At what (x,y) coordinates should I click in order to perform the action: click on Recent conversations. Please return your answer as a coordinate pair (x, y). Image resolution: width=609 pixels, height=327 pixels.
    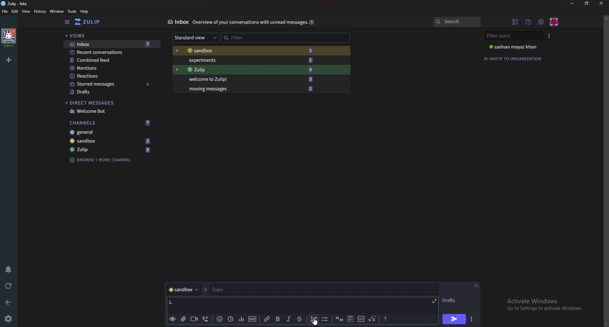
    Looking at the image, I should click on (112, 53).